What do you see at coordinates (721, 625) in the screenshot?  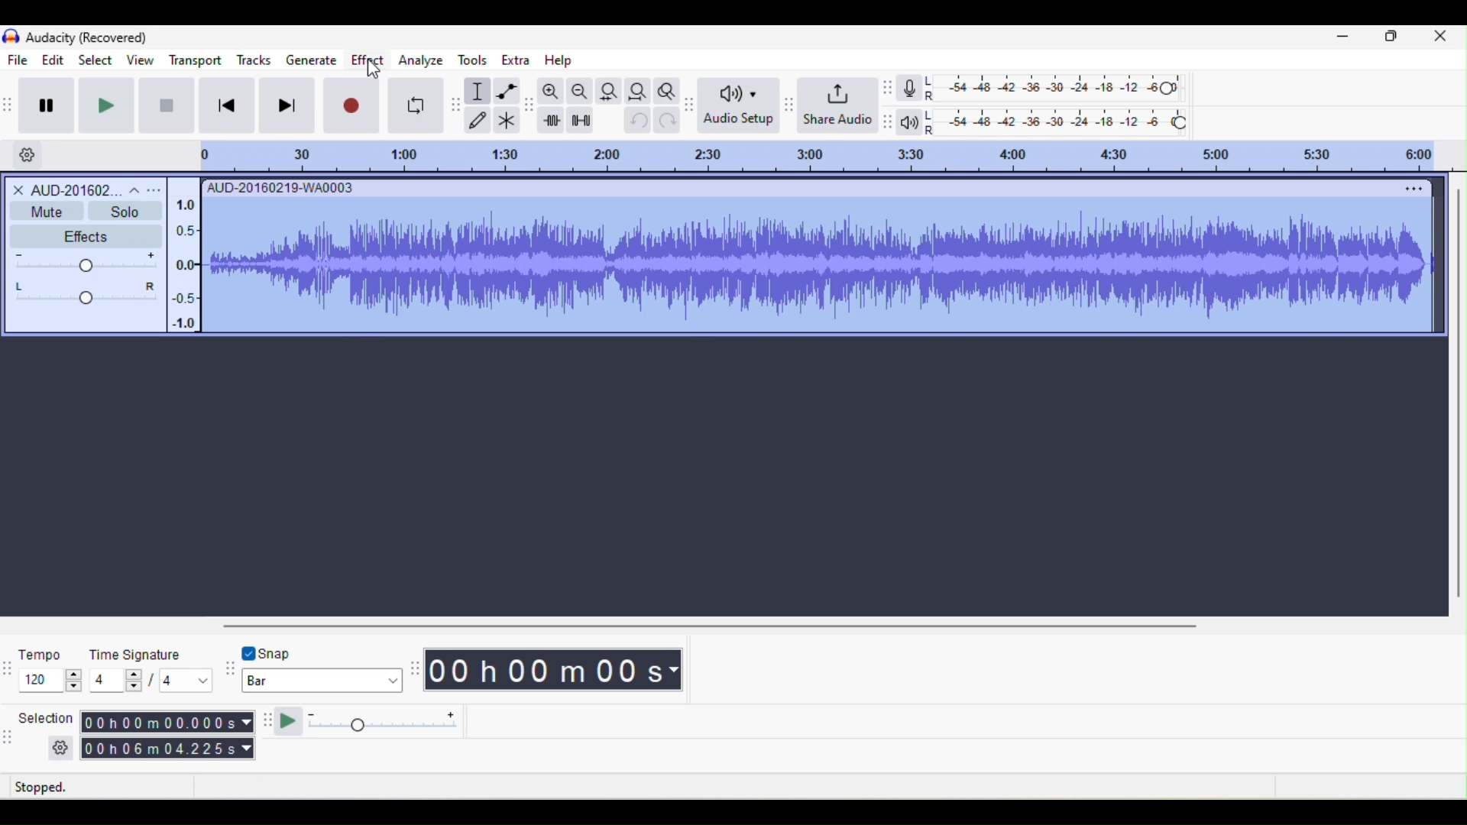 I see `horizontal scroll bar` at bounding box center [721, 625].